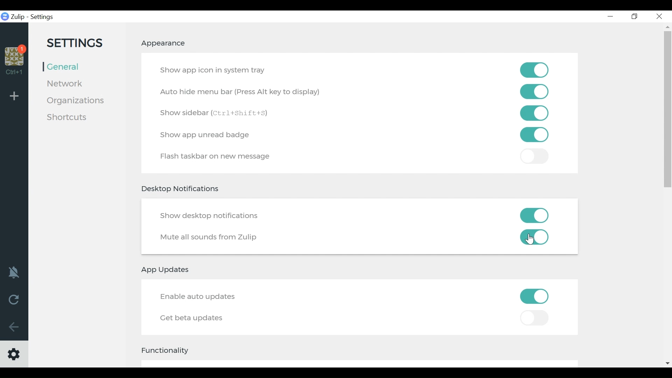  Describe the element at coordinates (534, 113) in the screenshot. I see `Toggle on/off show sidebar` at that location.